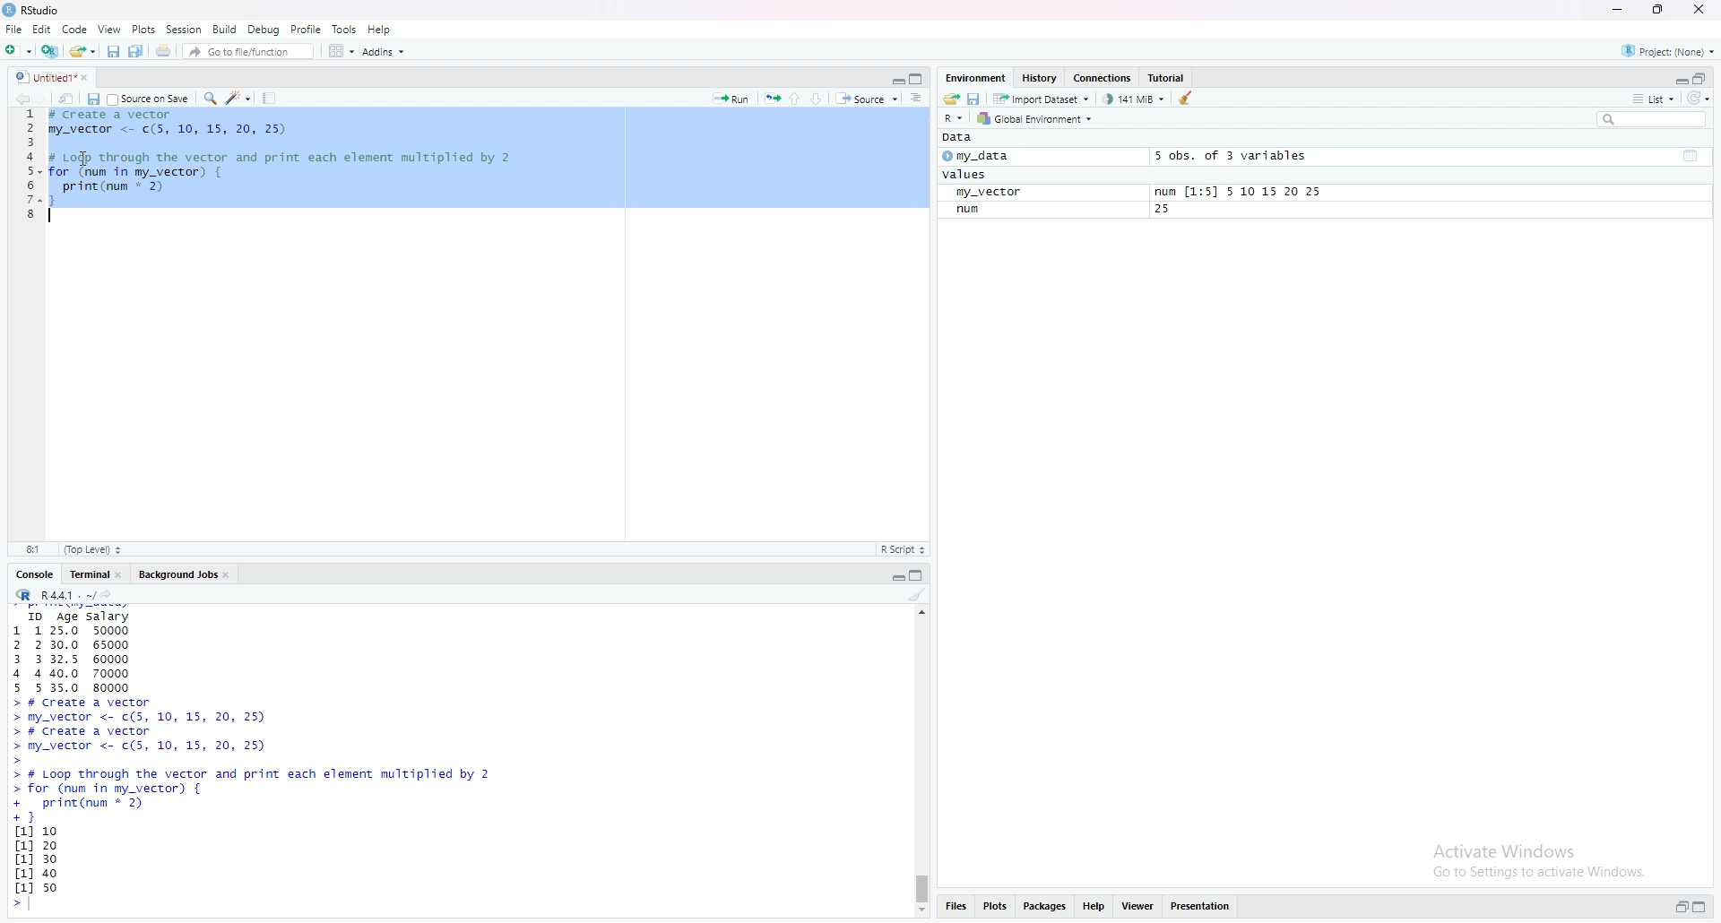 The width and height of the screenshot is (1721, 923). Describe the element at coordinates (41, 30) in the screenshot. I see `Edit` at that location.